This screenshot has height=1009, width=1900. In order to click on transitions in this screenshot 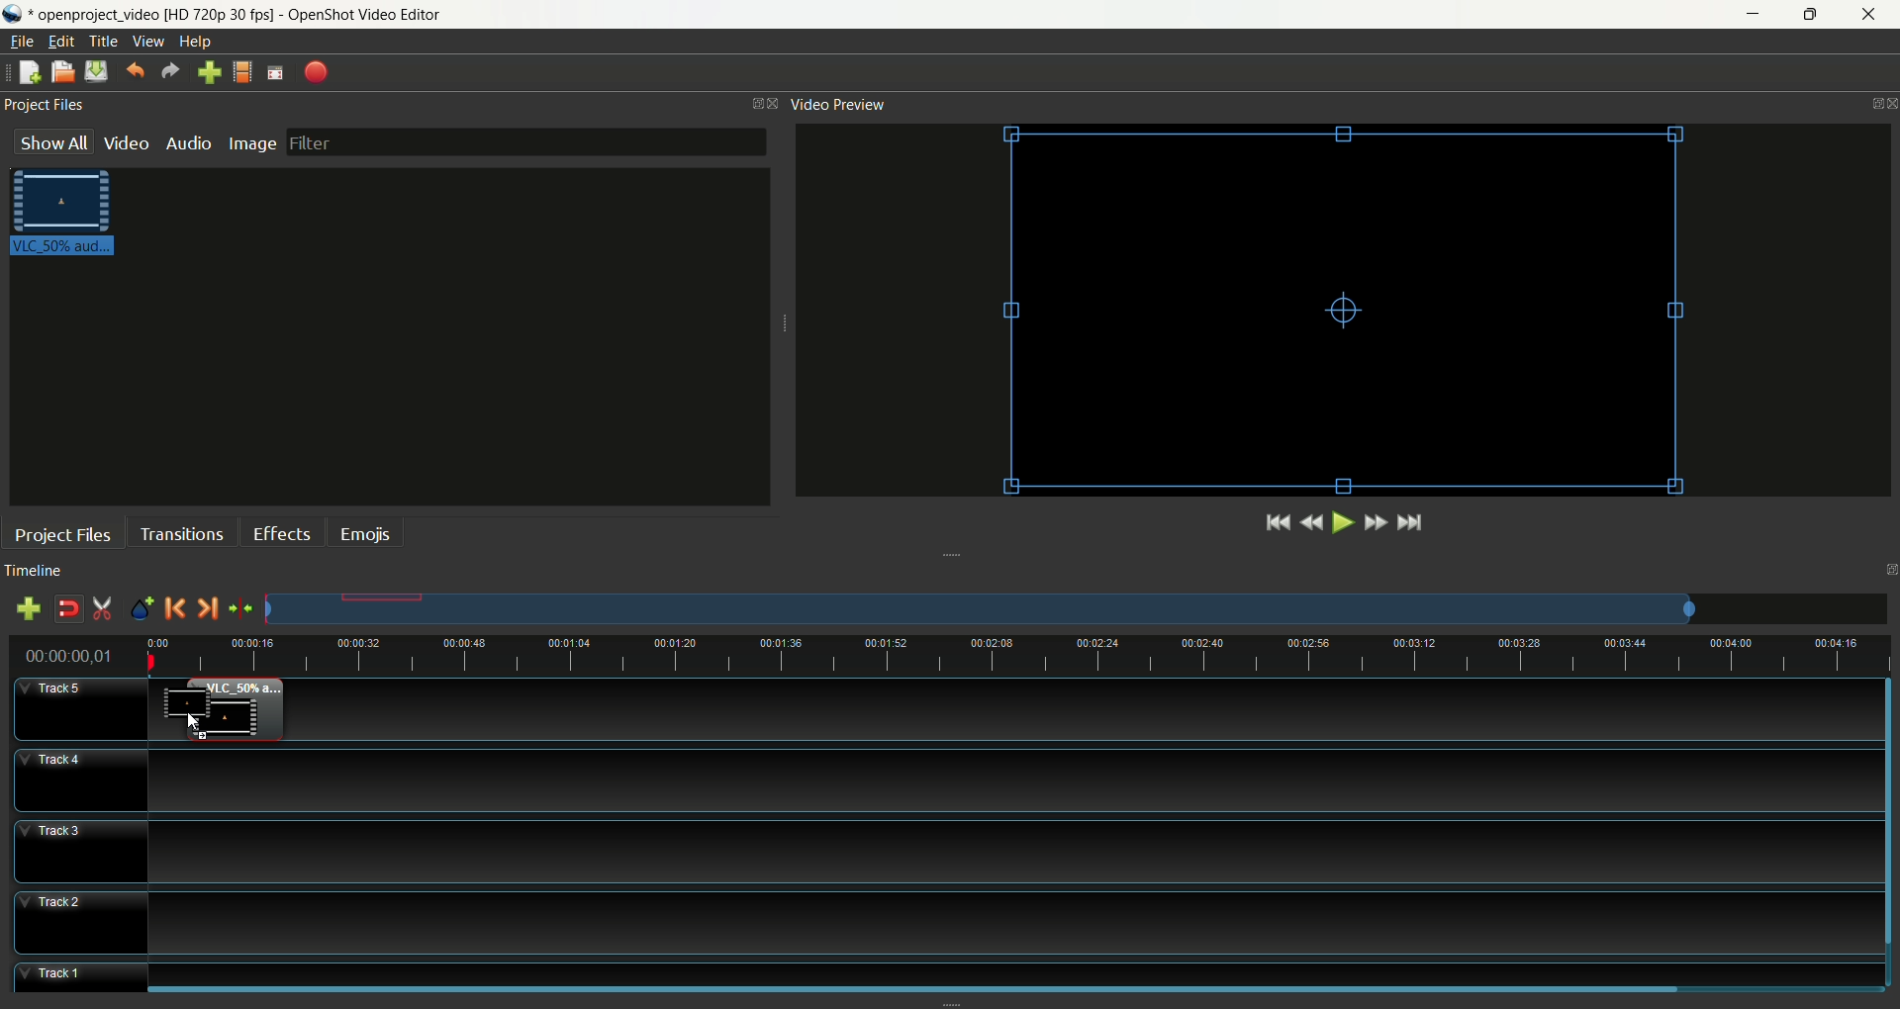, I will do `click(179, 535)`.